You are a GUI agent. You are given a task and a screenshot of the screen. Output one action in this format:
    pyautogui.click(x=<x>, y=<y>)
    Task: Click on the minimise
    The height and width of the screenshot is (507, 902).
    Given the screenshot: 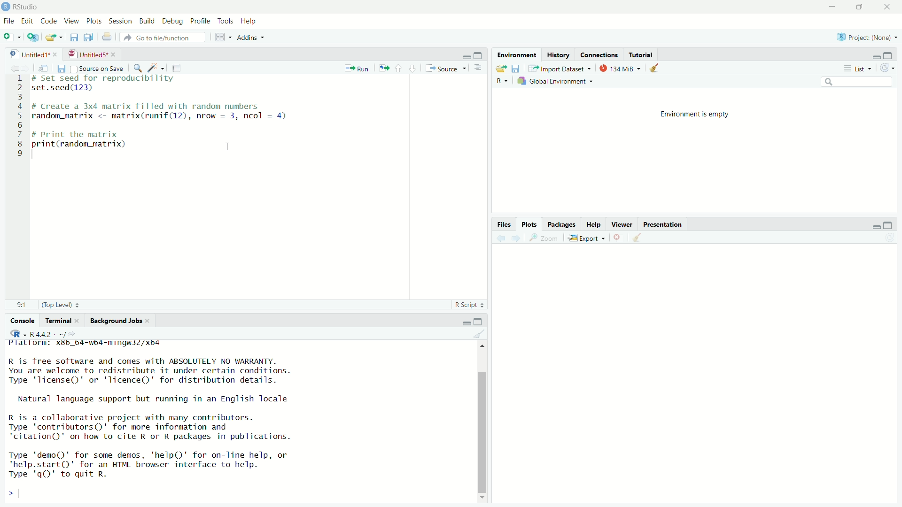 What is the action you would take?
    pyautogui.click(x=873, y=228)
    